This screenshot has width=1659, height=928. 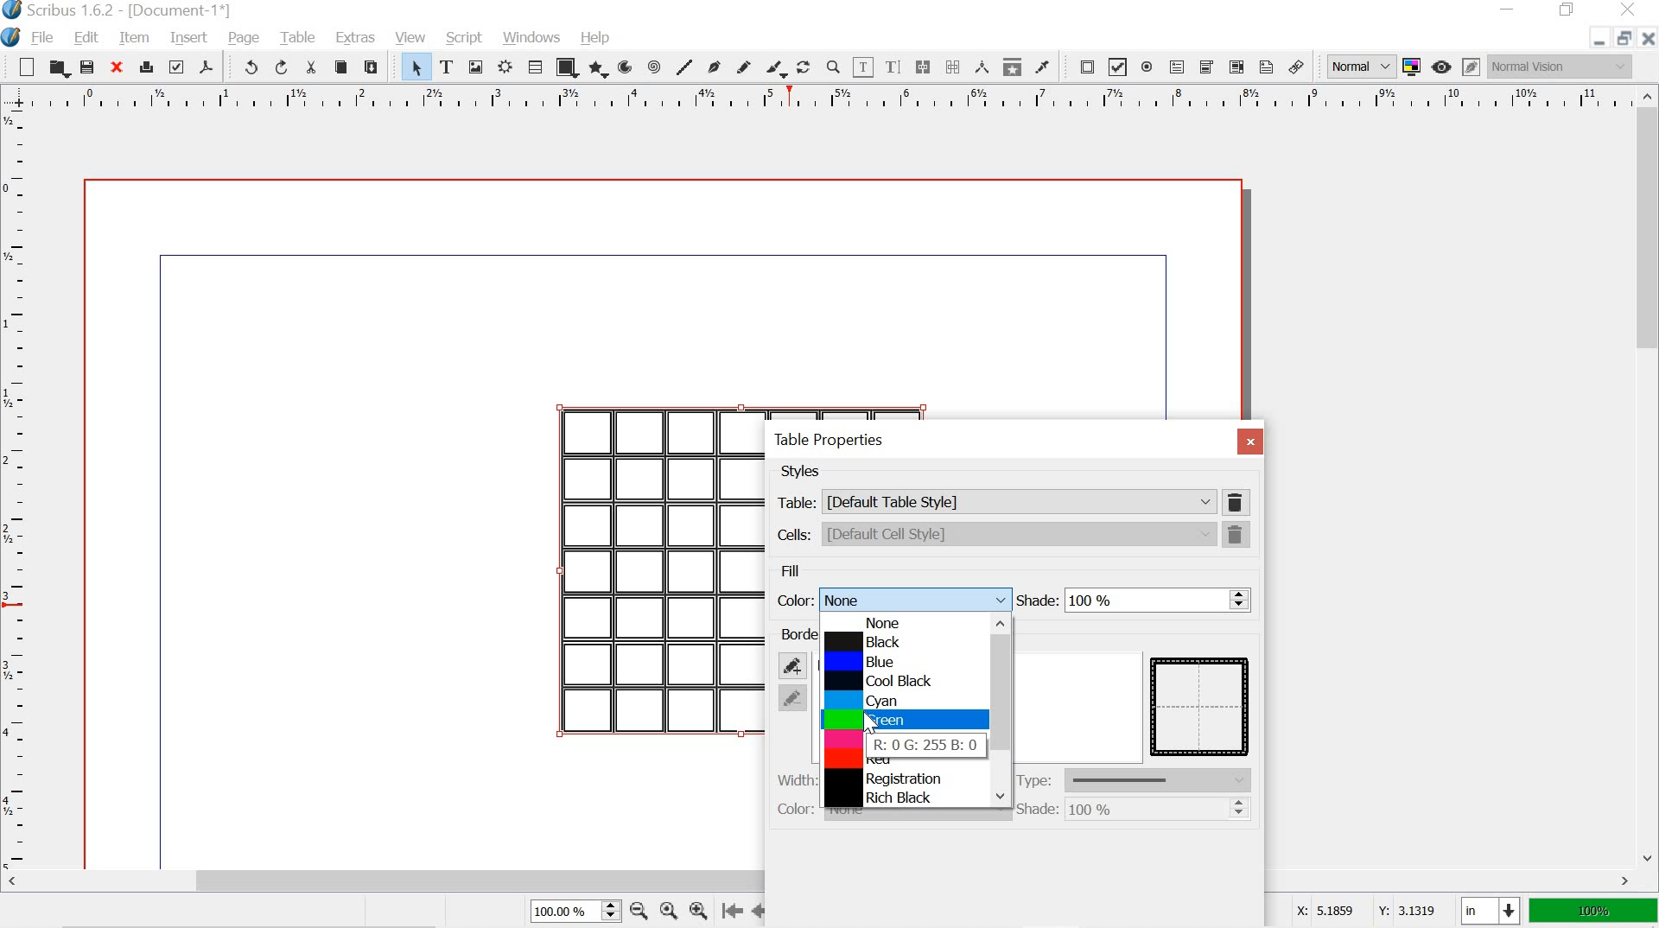 I want to click on script, so click(x=465, y=39).